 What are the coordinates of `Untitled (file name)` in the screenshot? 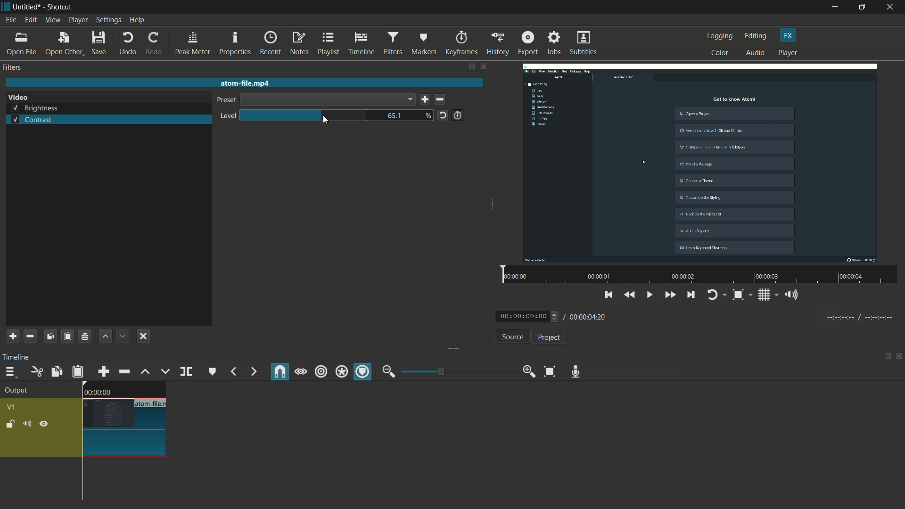 It's located at (29, 7).